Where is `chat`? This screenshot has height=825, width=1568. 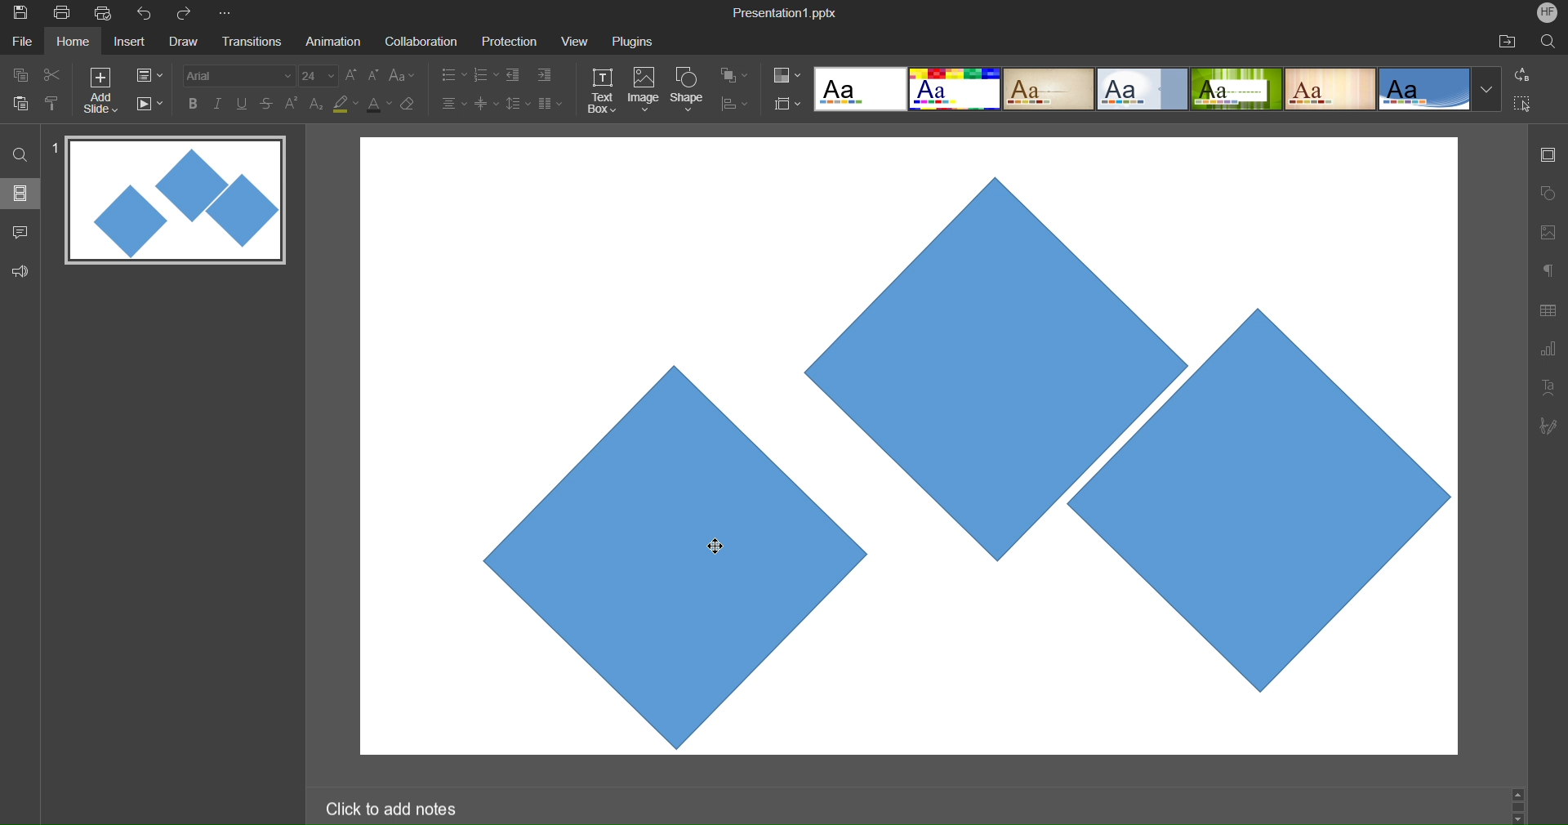
chat is located at coordinates (22, 230).